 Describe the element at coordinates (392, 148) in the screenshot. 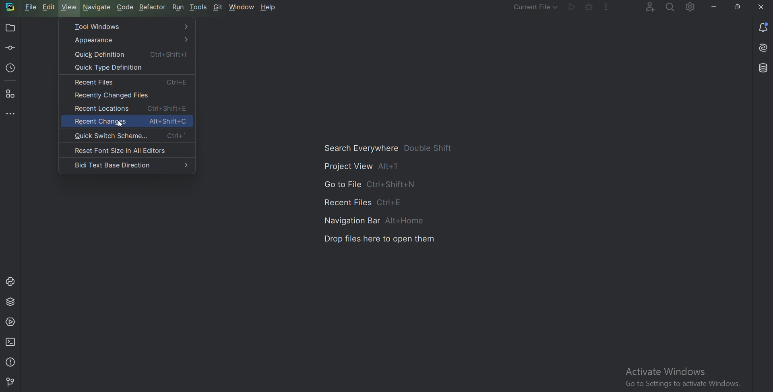

I see `Search Everywhere` at that location.